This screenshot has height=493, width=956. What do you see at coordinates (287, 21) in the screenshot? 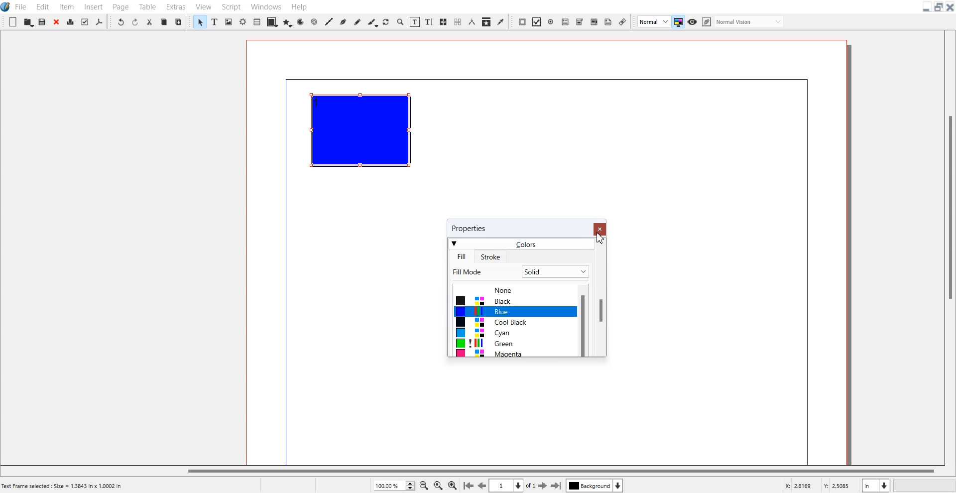
I see `Polygon` at bounding box center [287, 21].